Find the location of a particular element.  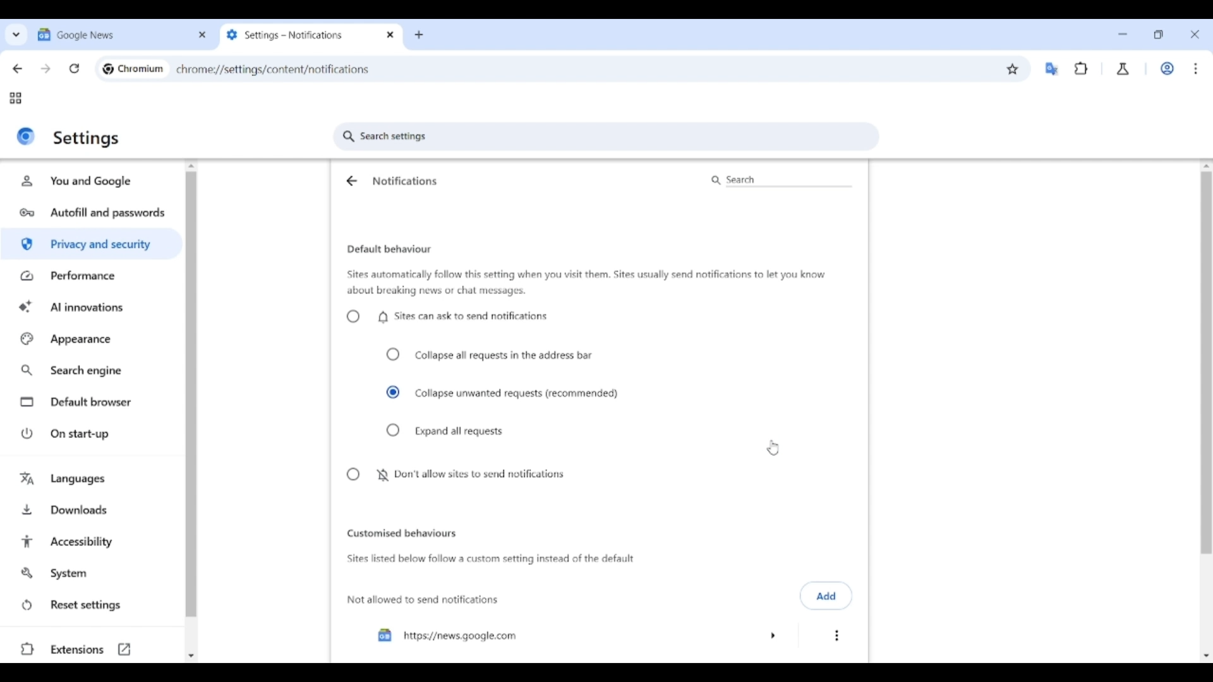

Don't allow sites to send notifications is located at coordinates (454, 475).